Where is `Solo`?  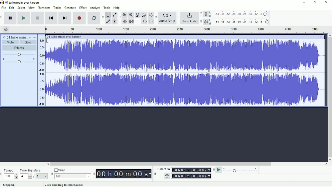
Solo is located at coordinates (29, 42).